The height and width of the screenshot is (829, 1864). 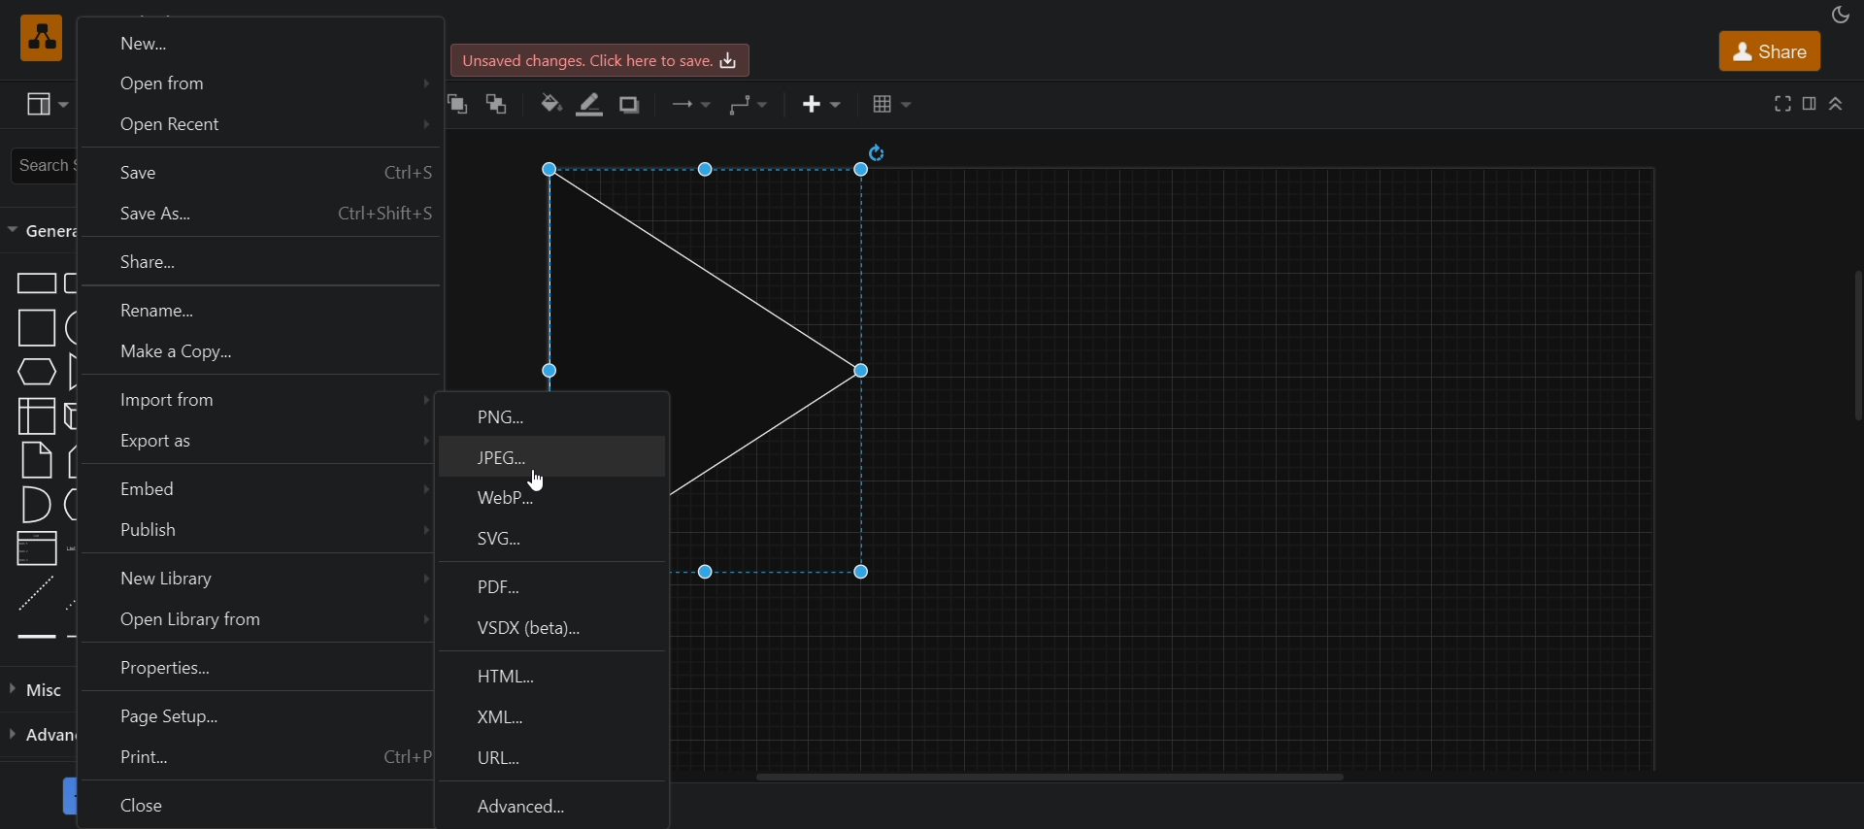 I want to click on new, so click(x=257, y=39).